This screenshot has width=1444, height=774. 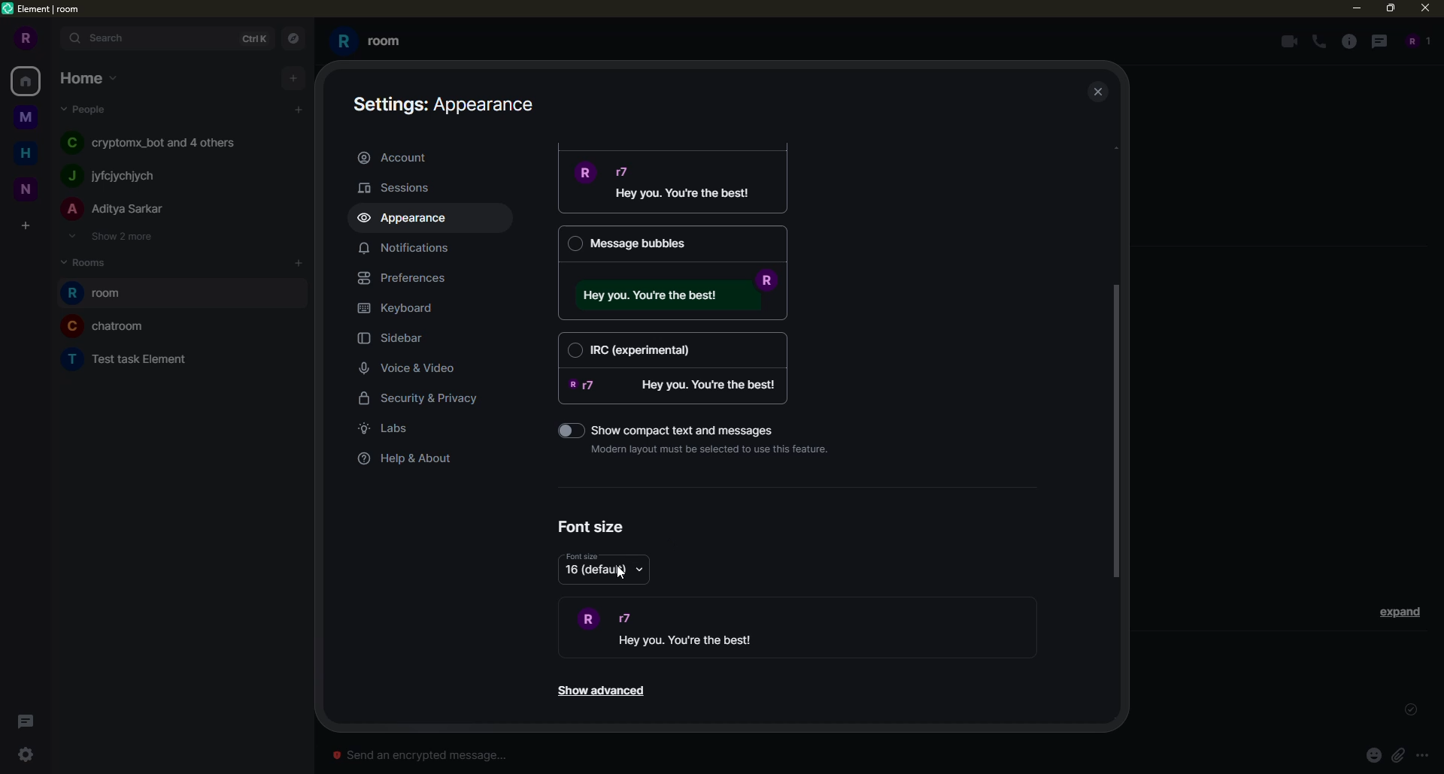 What do you see at coordinates (593, 527) in the screenshot?
I see `font size` at bounding box center [593, 527].